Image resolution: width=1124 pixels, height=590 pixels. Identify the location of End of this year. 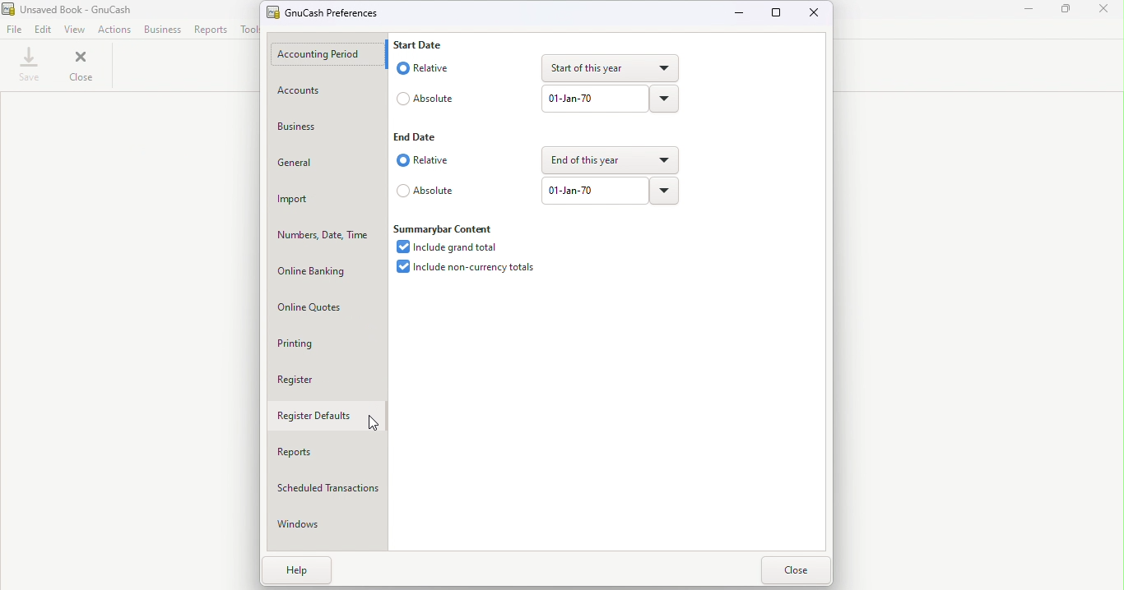
(609, 159).